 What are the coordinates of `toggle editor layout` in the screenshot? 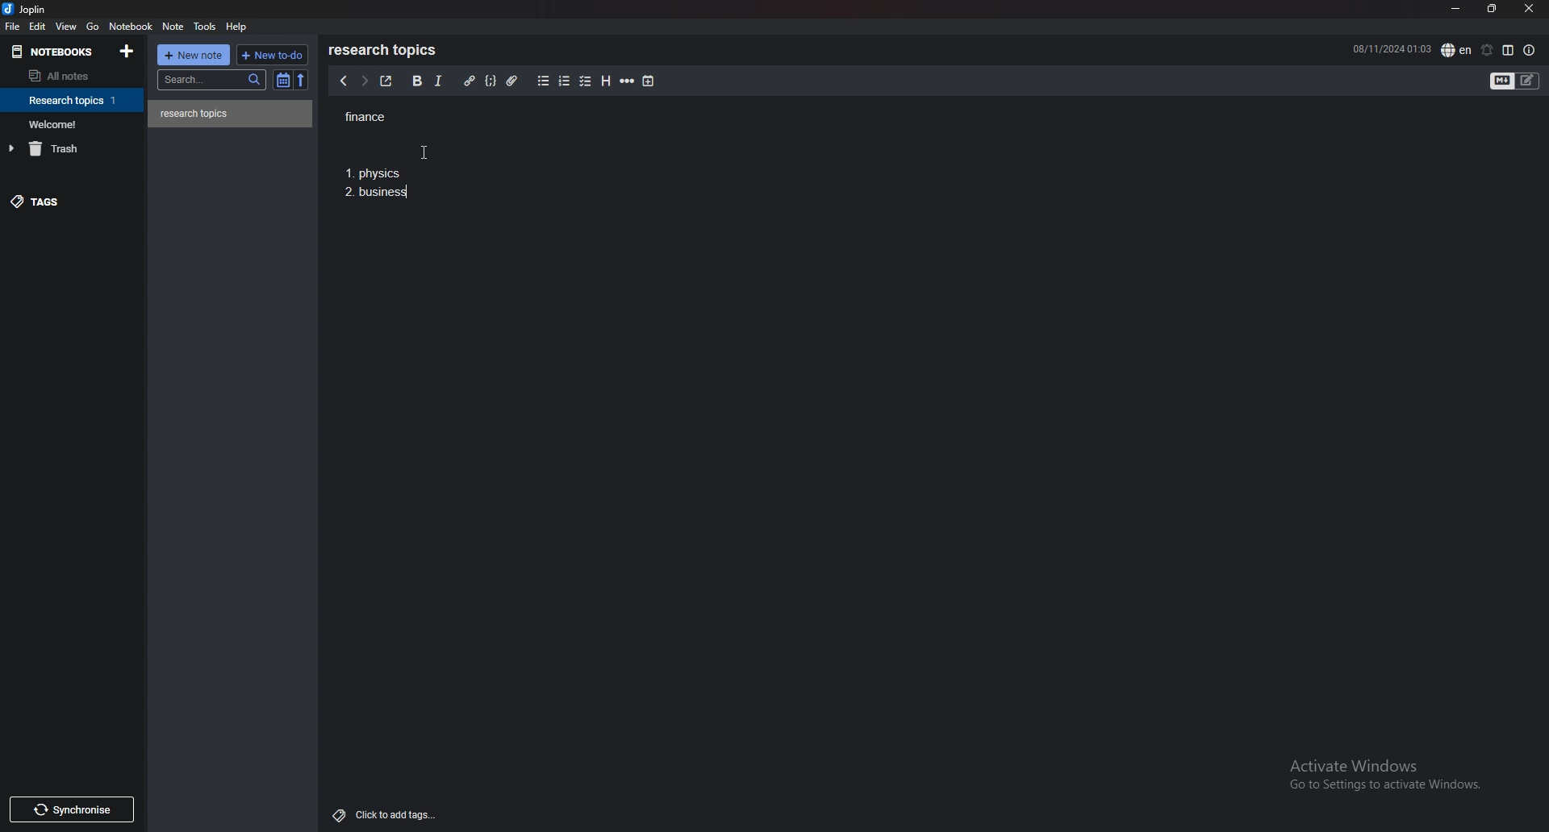 It's located at (1508, 50).